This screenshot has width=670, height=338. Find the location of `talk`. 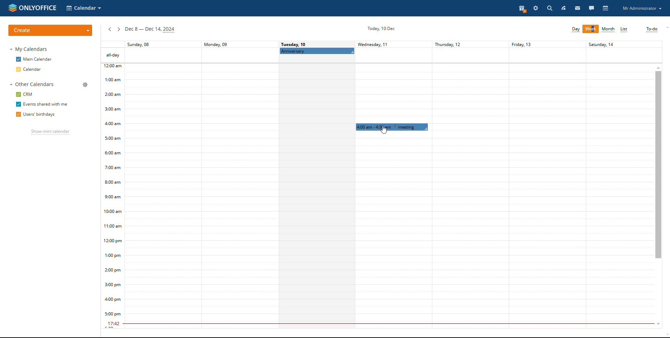

talk is located at coordinates (591, 8).